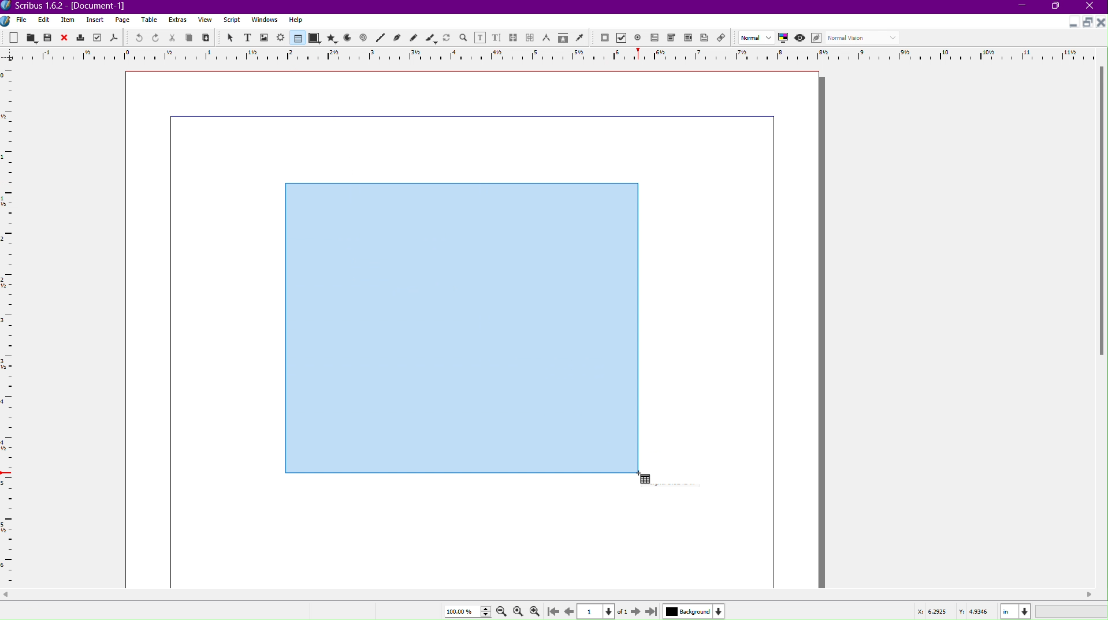  Describe the element at coordinates (463, 37) in the screenshot. I see `Zoom in or out` at that location.